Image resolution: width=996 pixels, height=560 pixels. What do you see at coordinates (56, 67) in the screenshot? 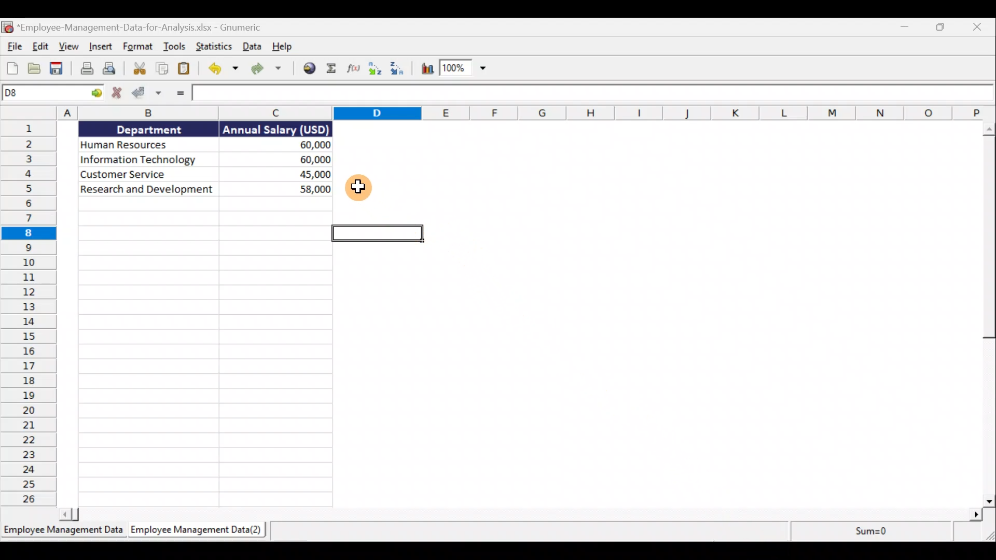
I see `Save the current workbook` at bounding box center [56, 67].